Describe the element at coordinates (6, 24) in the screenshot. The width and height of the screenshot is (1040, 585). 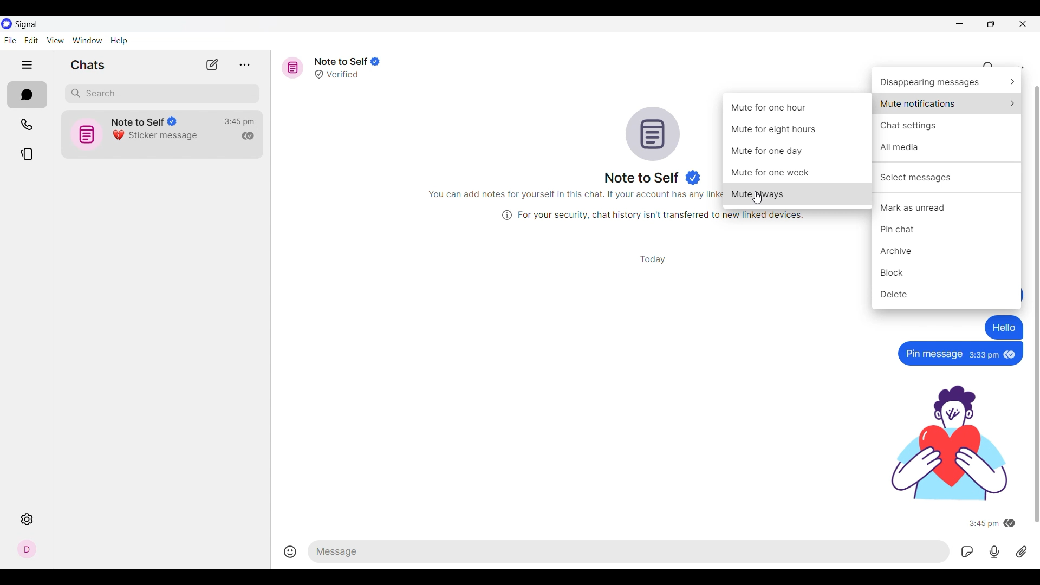
I see `Software logo` at that location.